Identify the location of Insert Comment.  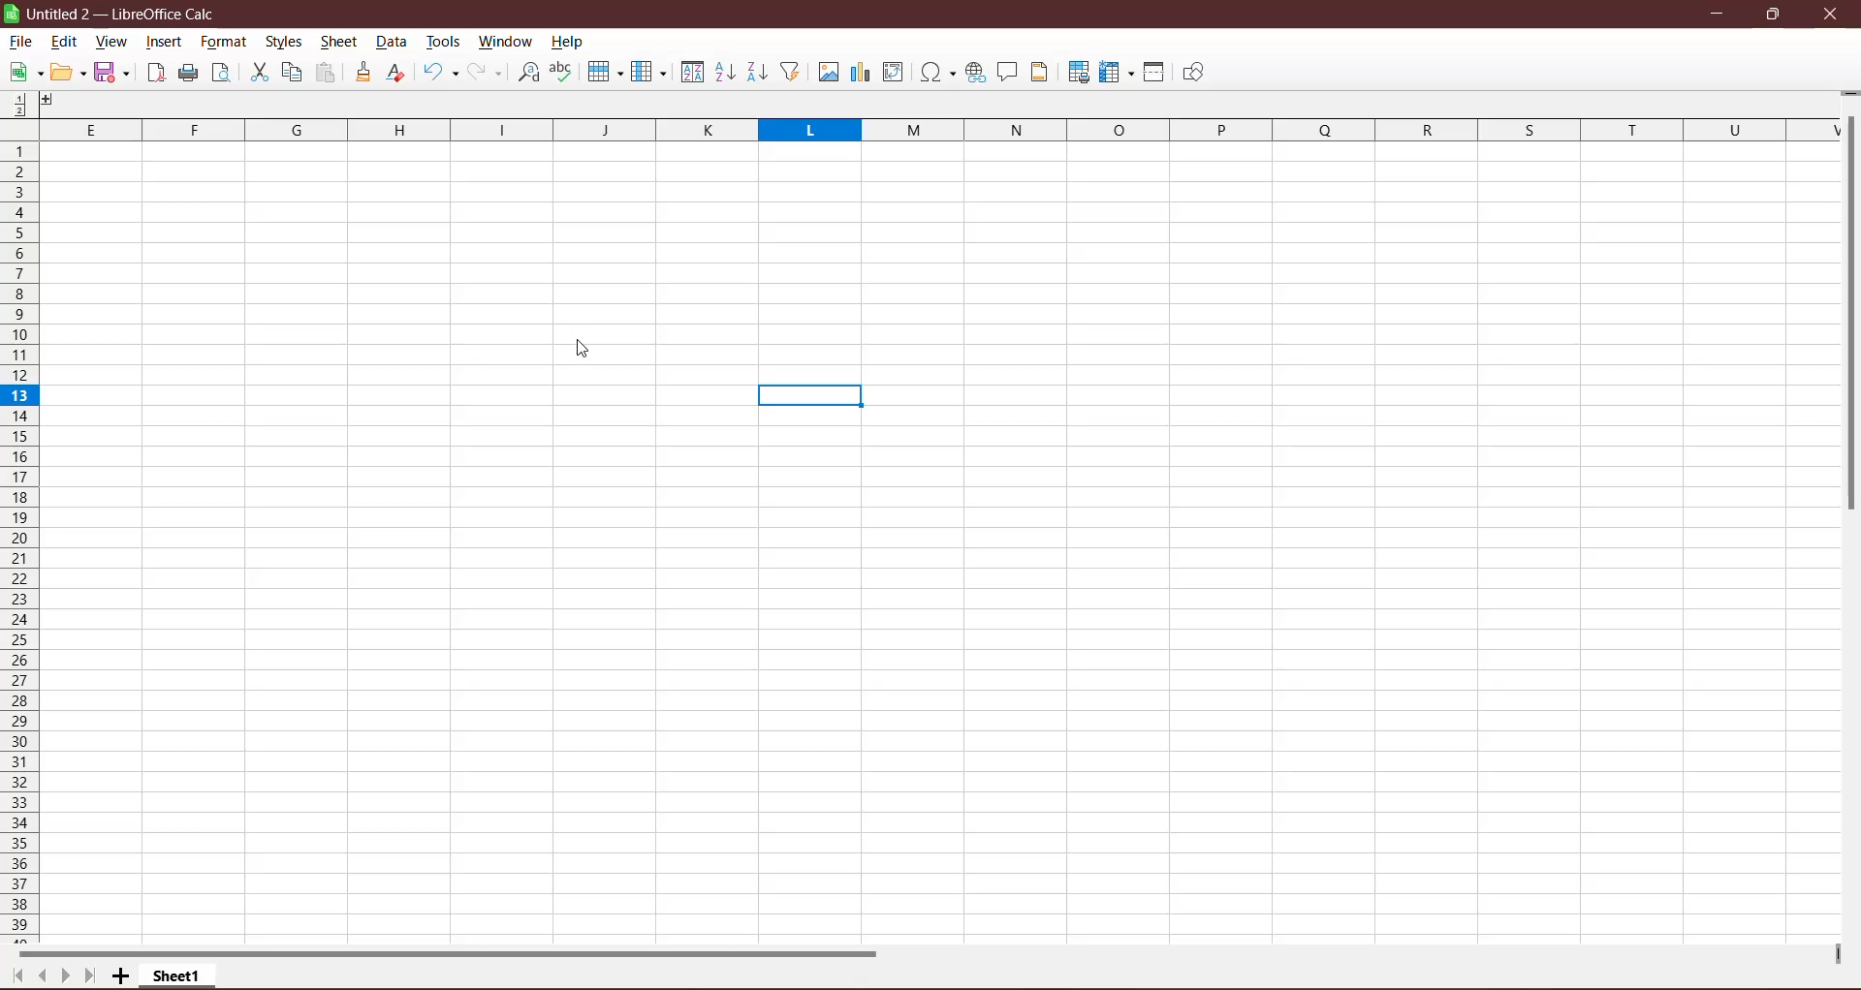
(1008, 73).